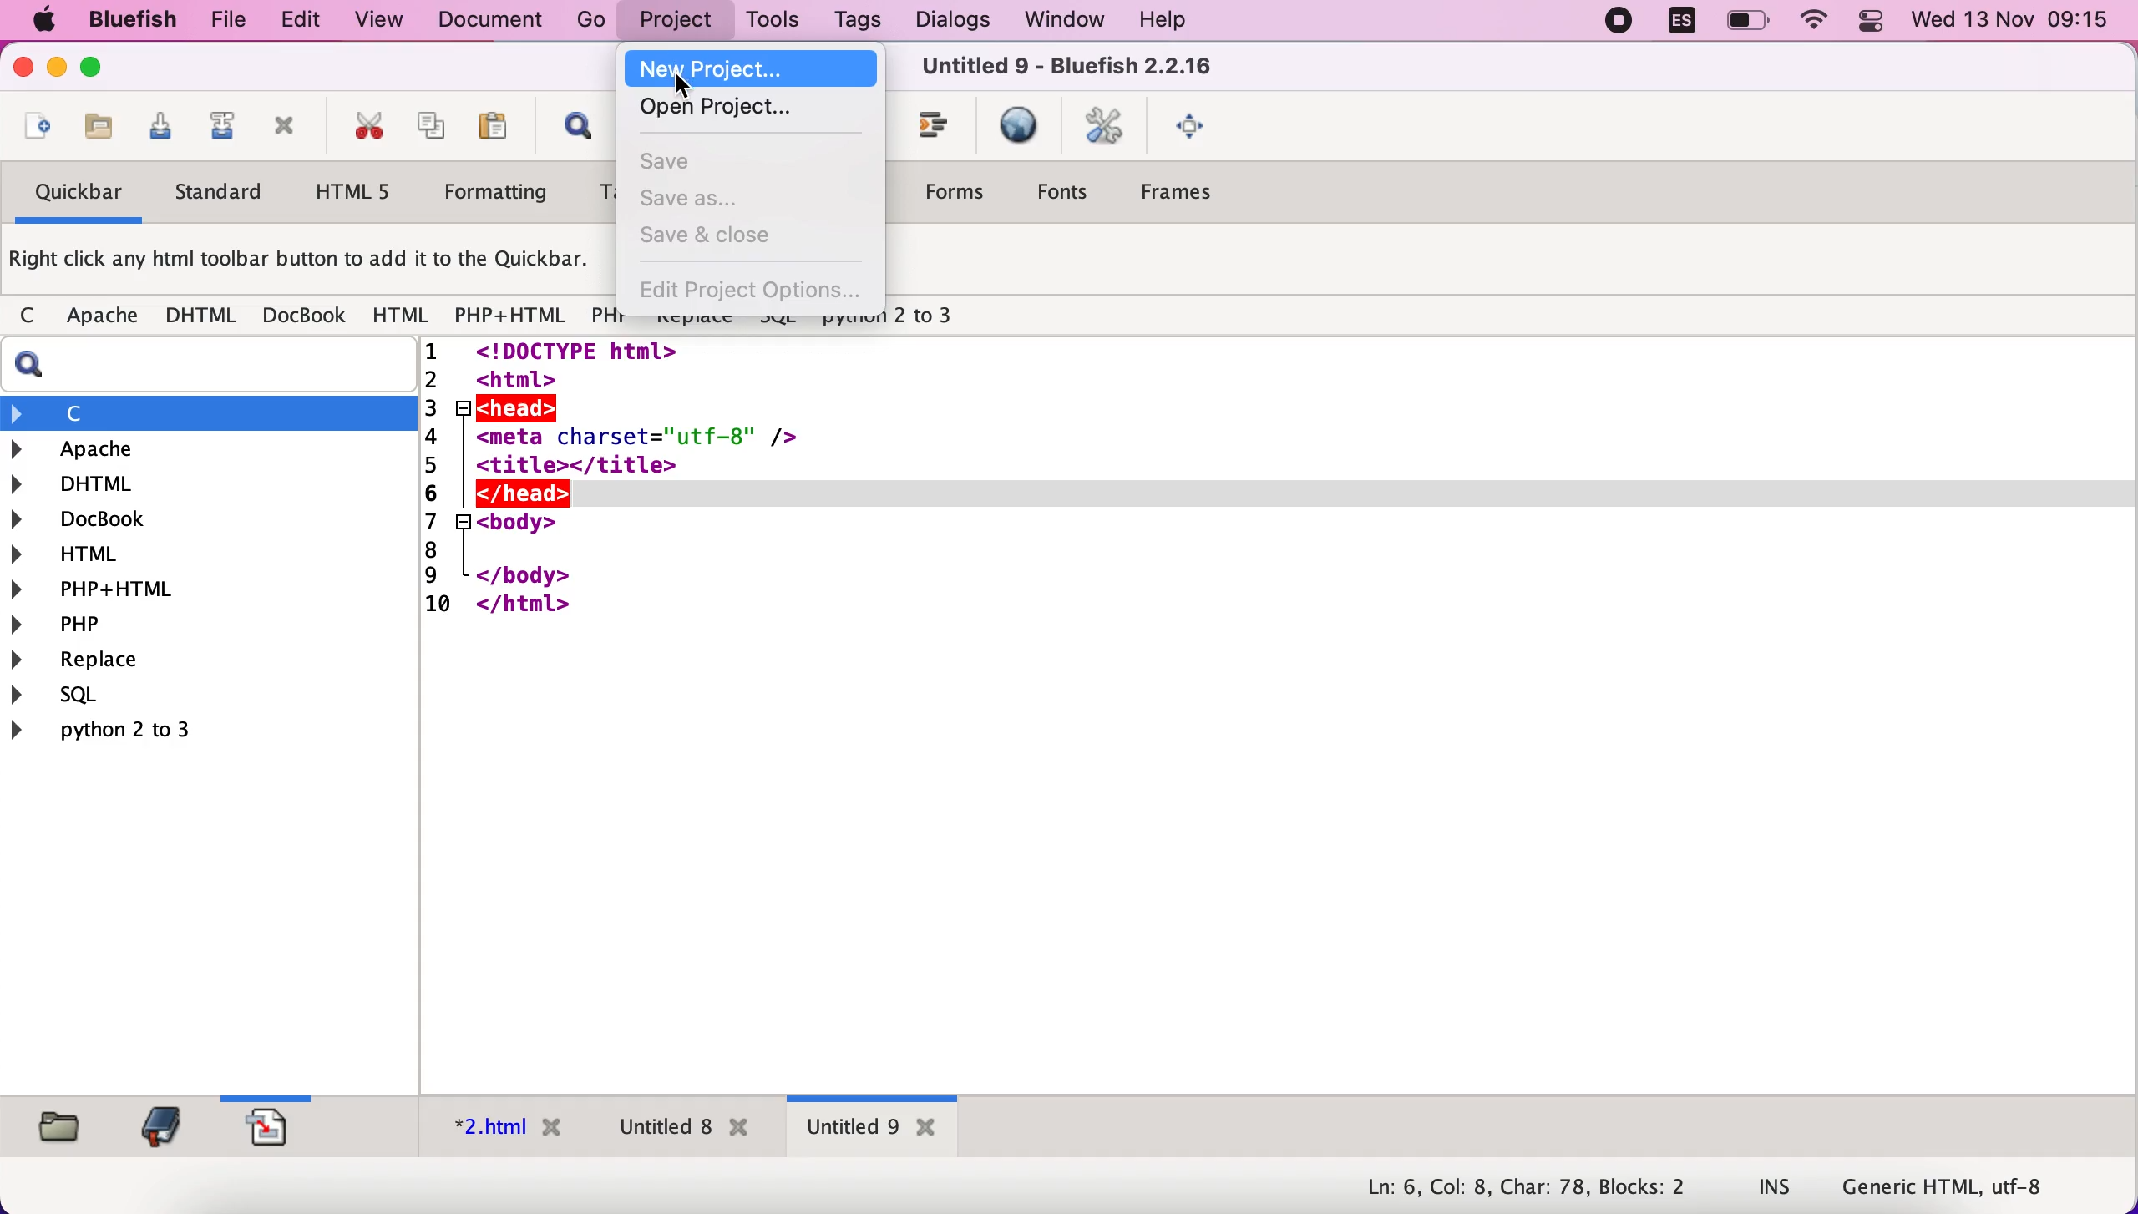 The width and height of the screenshot is (2138, 1214). I want to click on battery, so click(1750, 22).